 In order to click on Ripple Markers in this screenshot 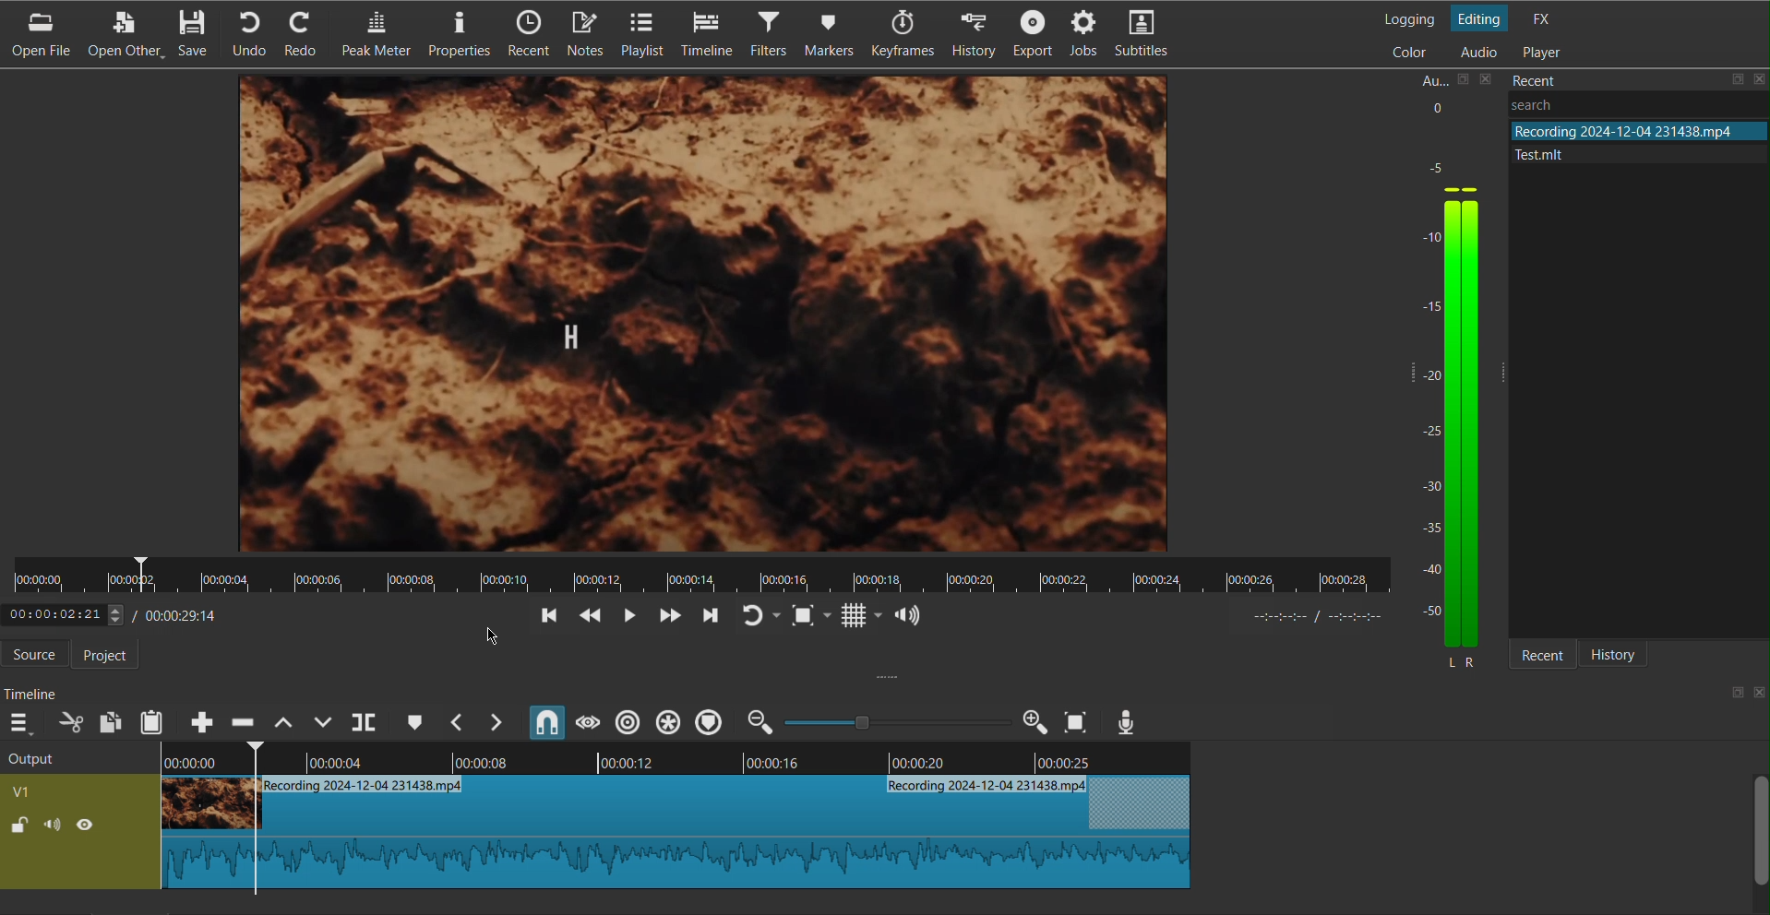, I will do `click(709, 722)`.